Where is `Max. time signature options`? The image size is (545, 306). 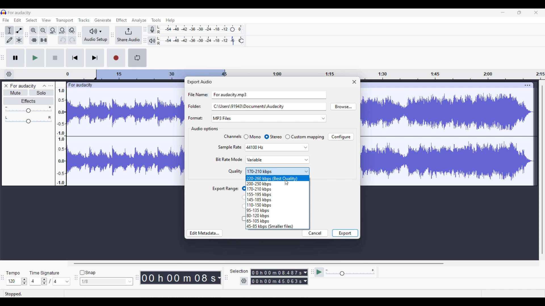
Max. time signature options is located at coordinates (62, 281).